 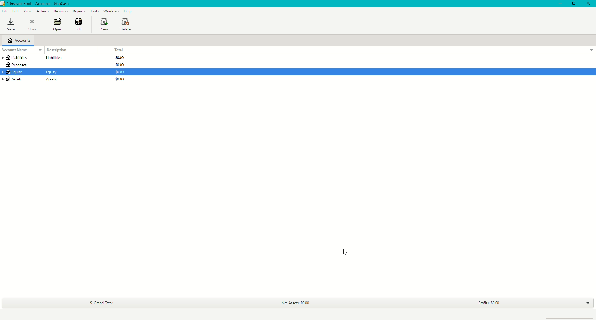 What do you see at coordinates (27, 11) in the screenshot?
I see `View` at bounding box center [27, 11].